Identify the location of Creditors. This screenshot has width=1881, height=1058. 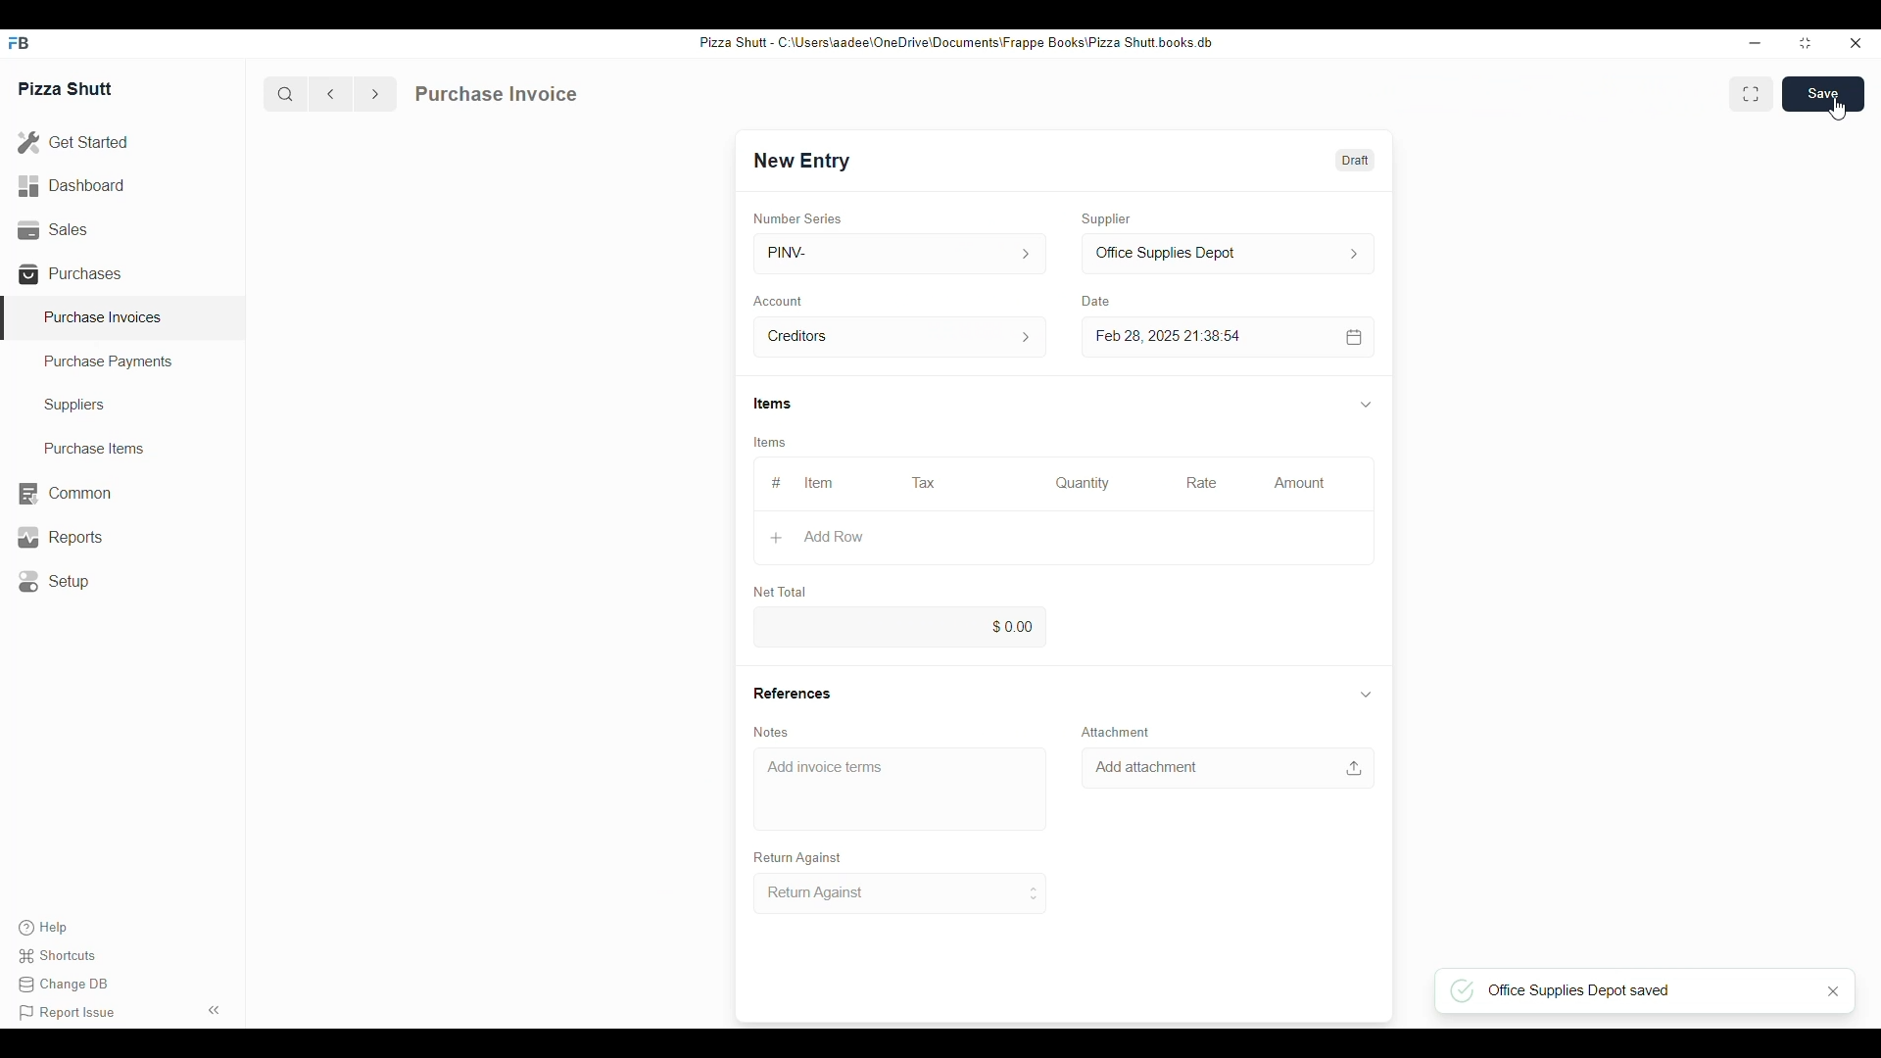
(903, 337).